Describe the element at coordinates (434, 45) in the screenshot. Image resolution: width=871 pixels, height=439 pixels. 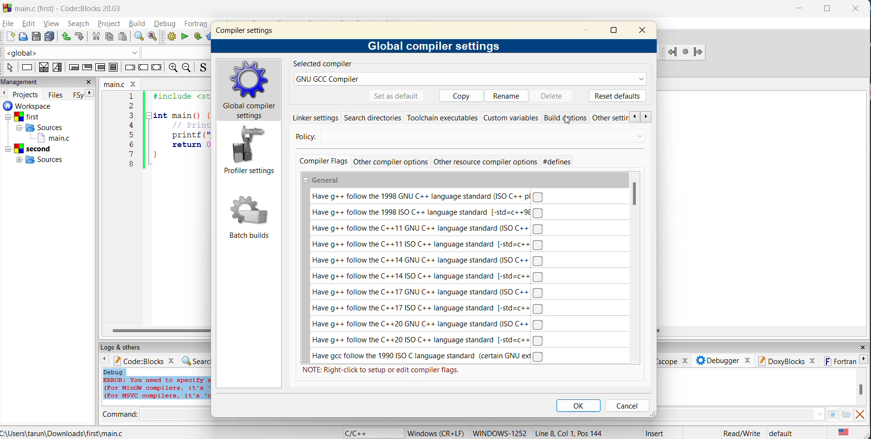
I see `global compiler settings` at that location.